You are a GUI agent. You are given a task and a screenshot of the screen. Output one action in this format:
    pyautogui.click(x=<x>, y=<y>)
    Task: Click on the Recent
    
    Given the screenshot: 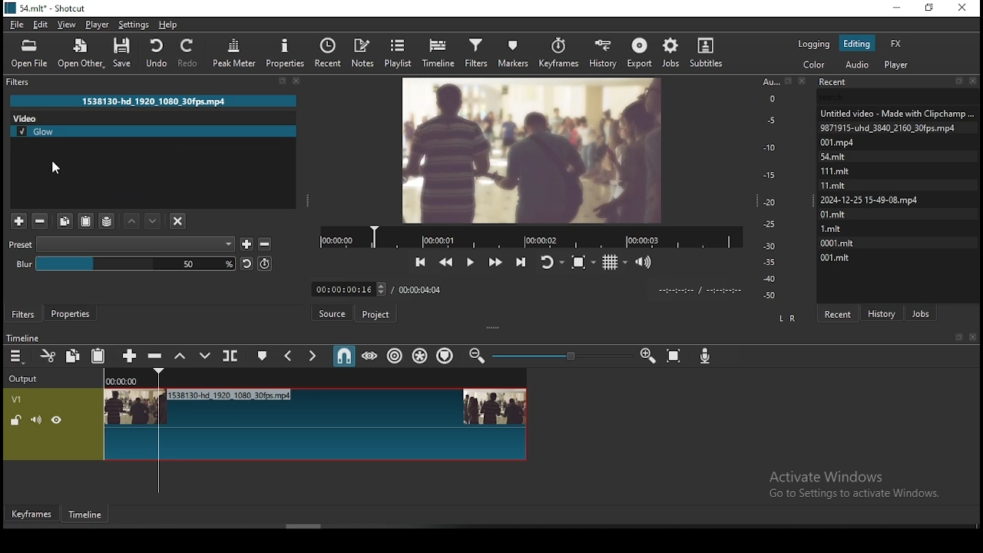 What is the action you would take?
    pyautogui.click(x=898, y=82)
    